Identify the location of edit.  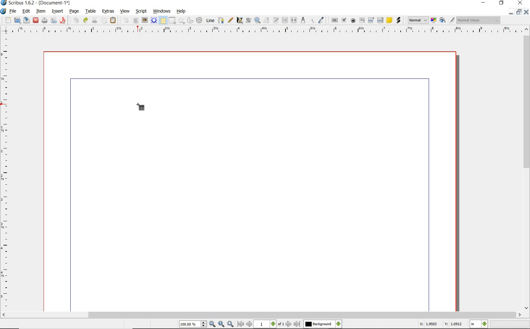
(26, 11).